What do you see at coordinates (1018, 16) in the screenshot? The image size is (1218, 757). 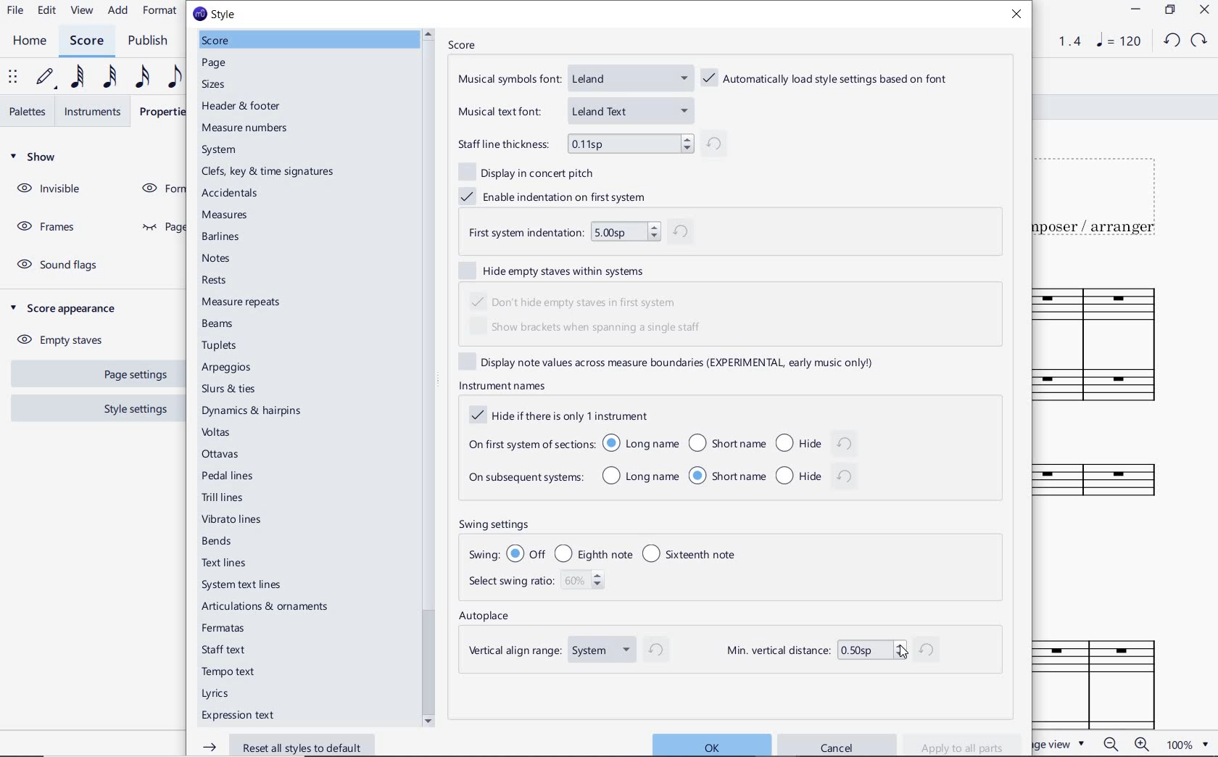 I see `CLOSE` at bounding box center [1018, 16].